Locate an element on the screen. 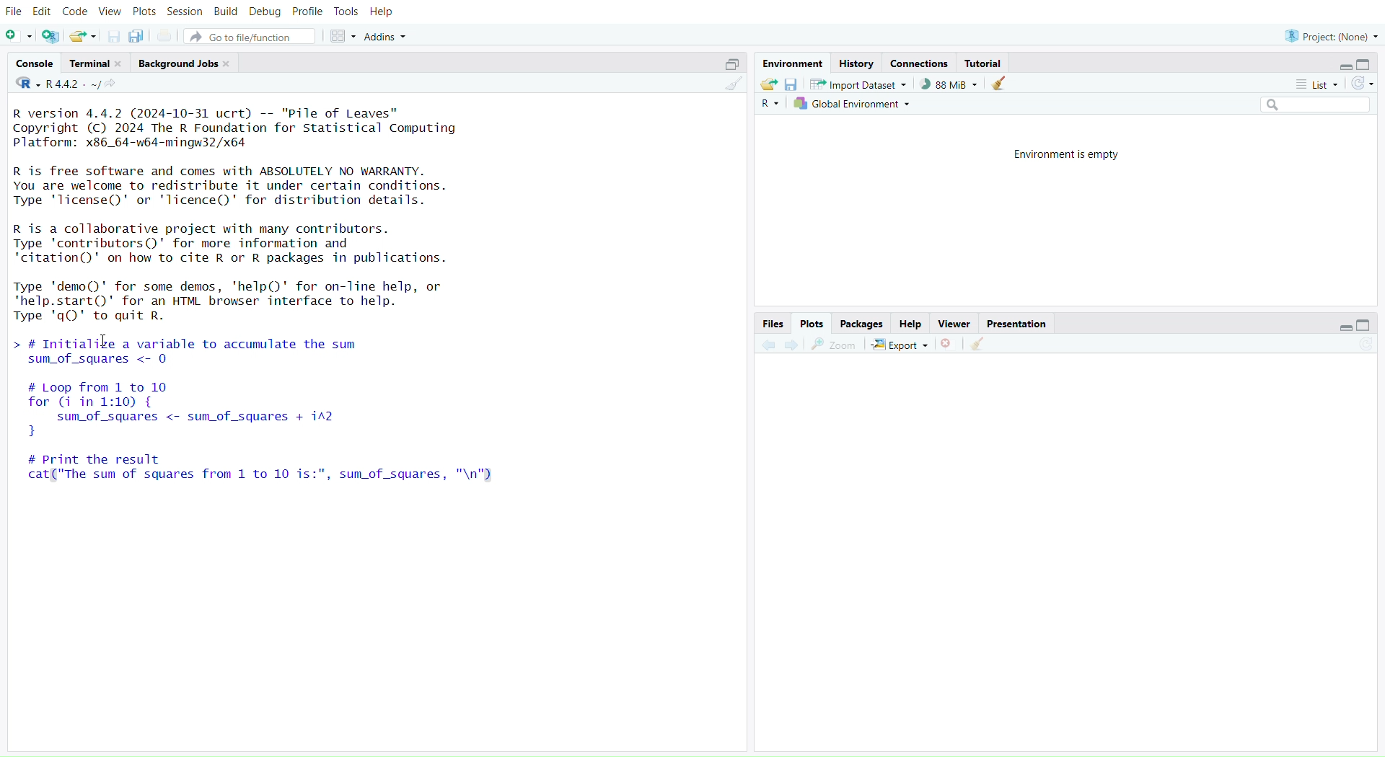 The height and width of the screenshot is (757, 1385). plots is located at coordinates (144, 12).